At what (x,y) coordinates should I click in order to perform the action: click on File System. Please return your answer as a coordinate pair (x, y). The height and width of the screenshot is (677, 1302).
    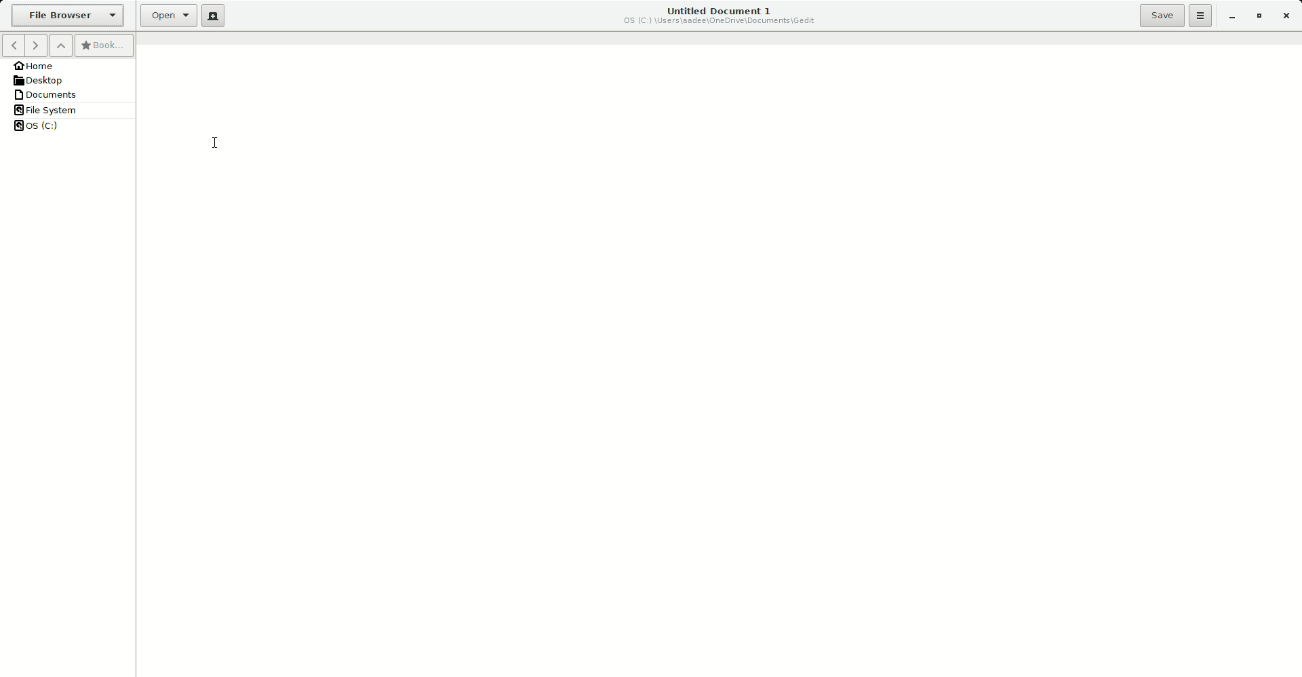
    Looking at the image, I should click on (46, 109).